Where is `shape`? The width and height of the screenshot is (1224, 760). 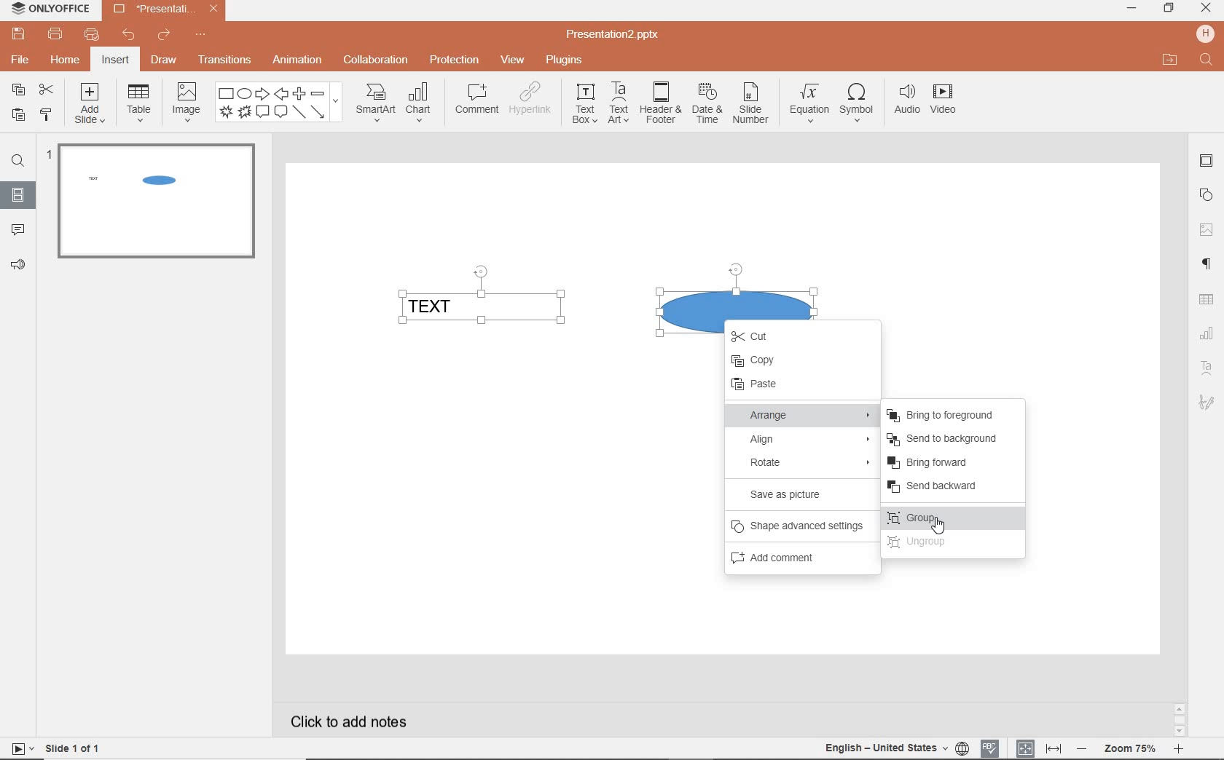
shape is located at coordinates (279, 103).